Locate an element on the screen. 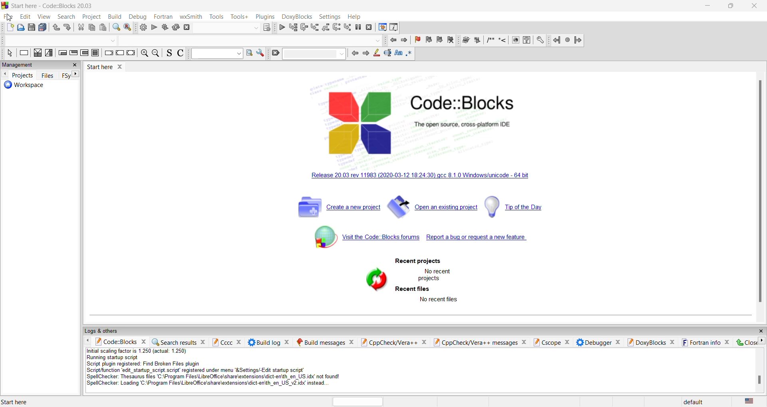  use regex is located at coordinates (409, 54).